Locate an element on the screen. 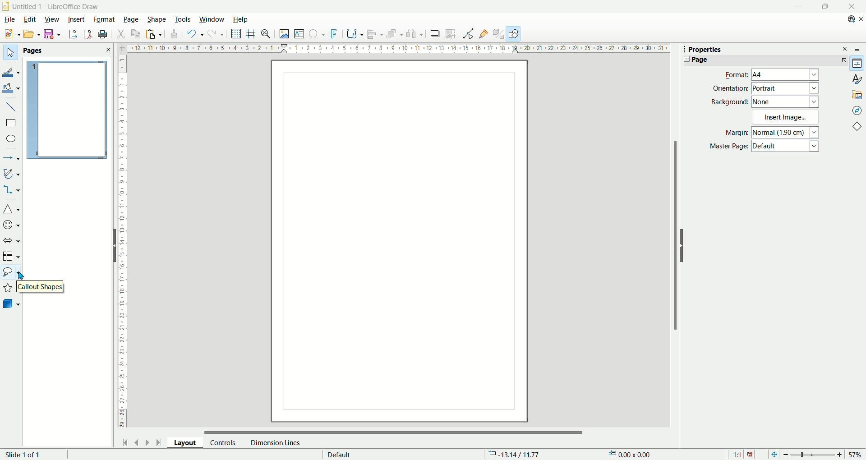 This screenshot has width=866, height=460. insert line is located at coordinates (11, 106).